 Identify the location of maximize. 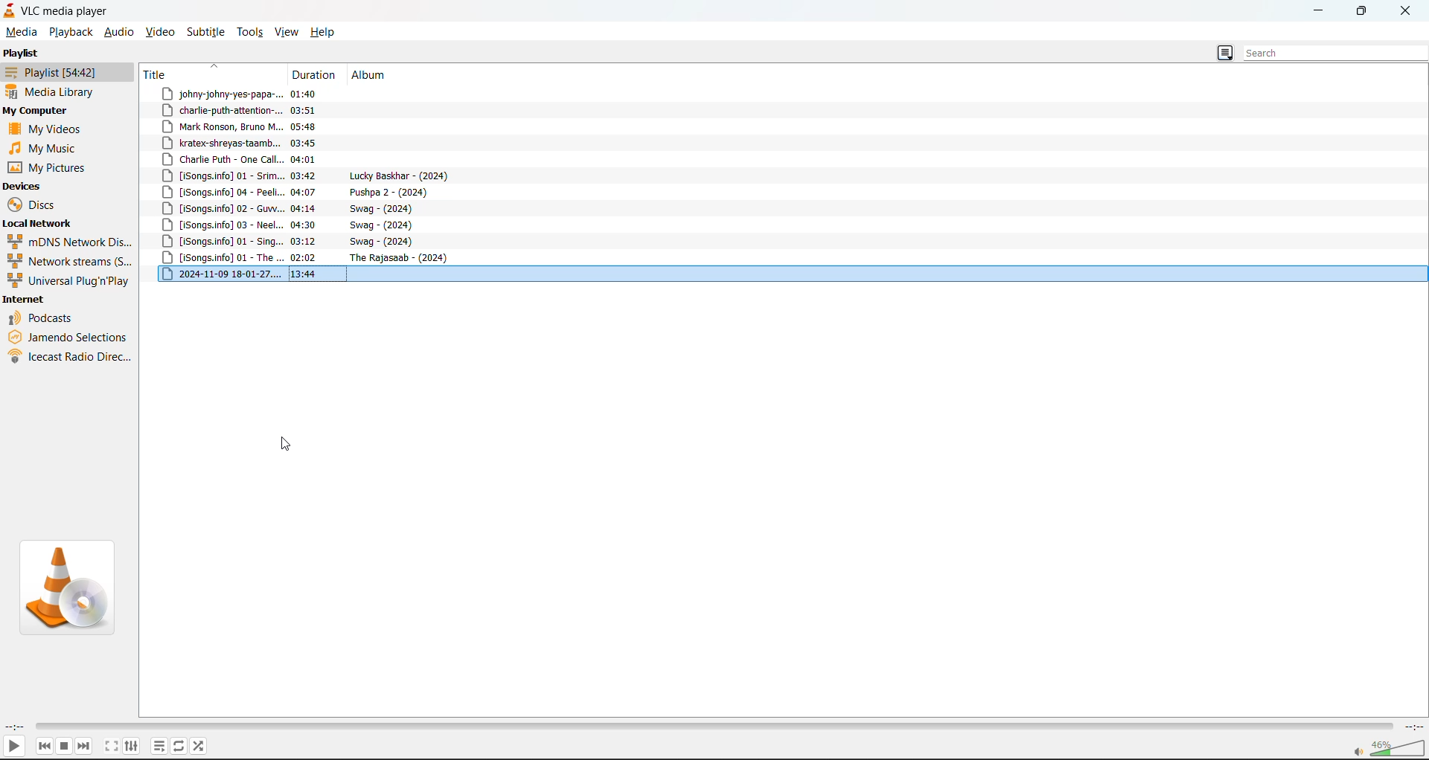
(1361, 12).